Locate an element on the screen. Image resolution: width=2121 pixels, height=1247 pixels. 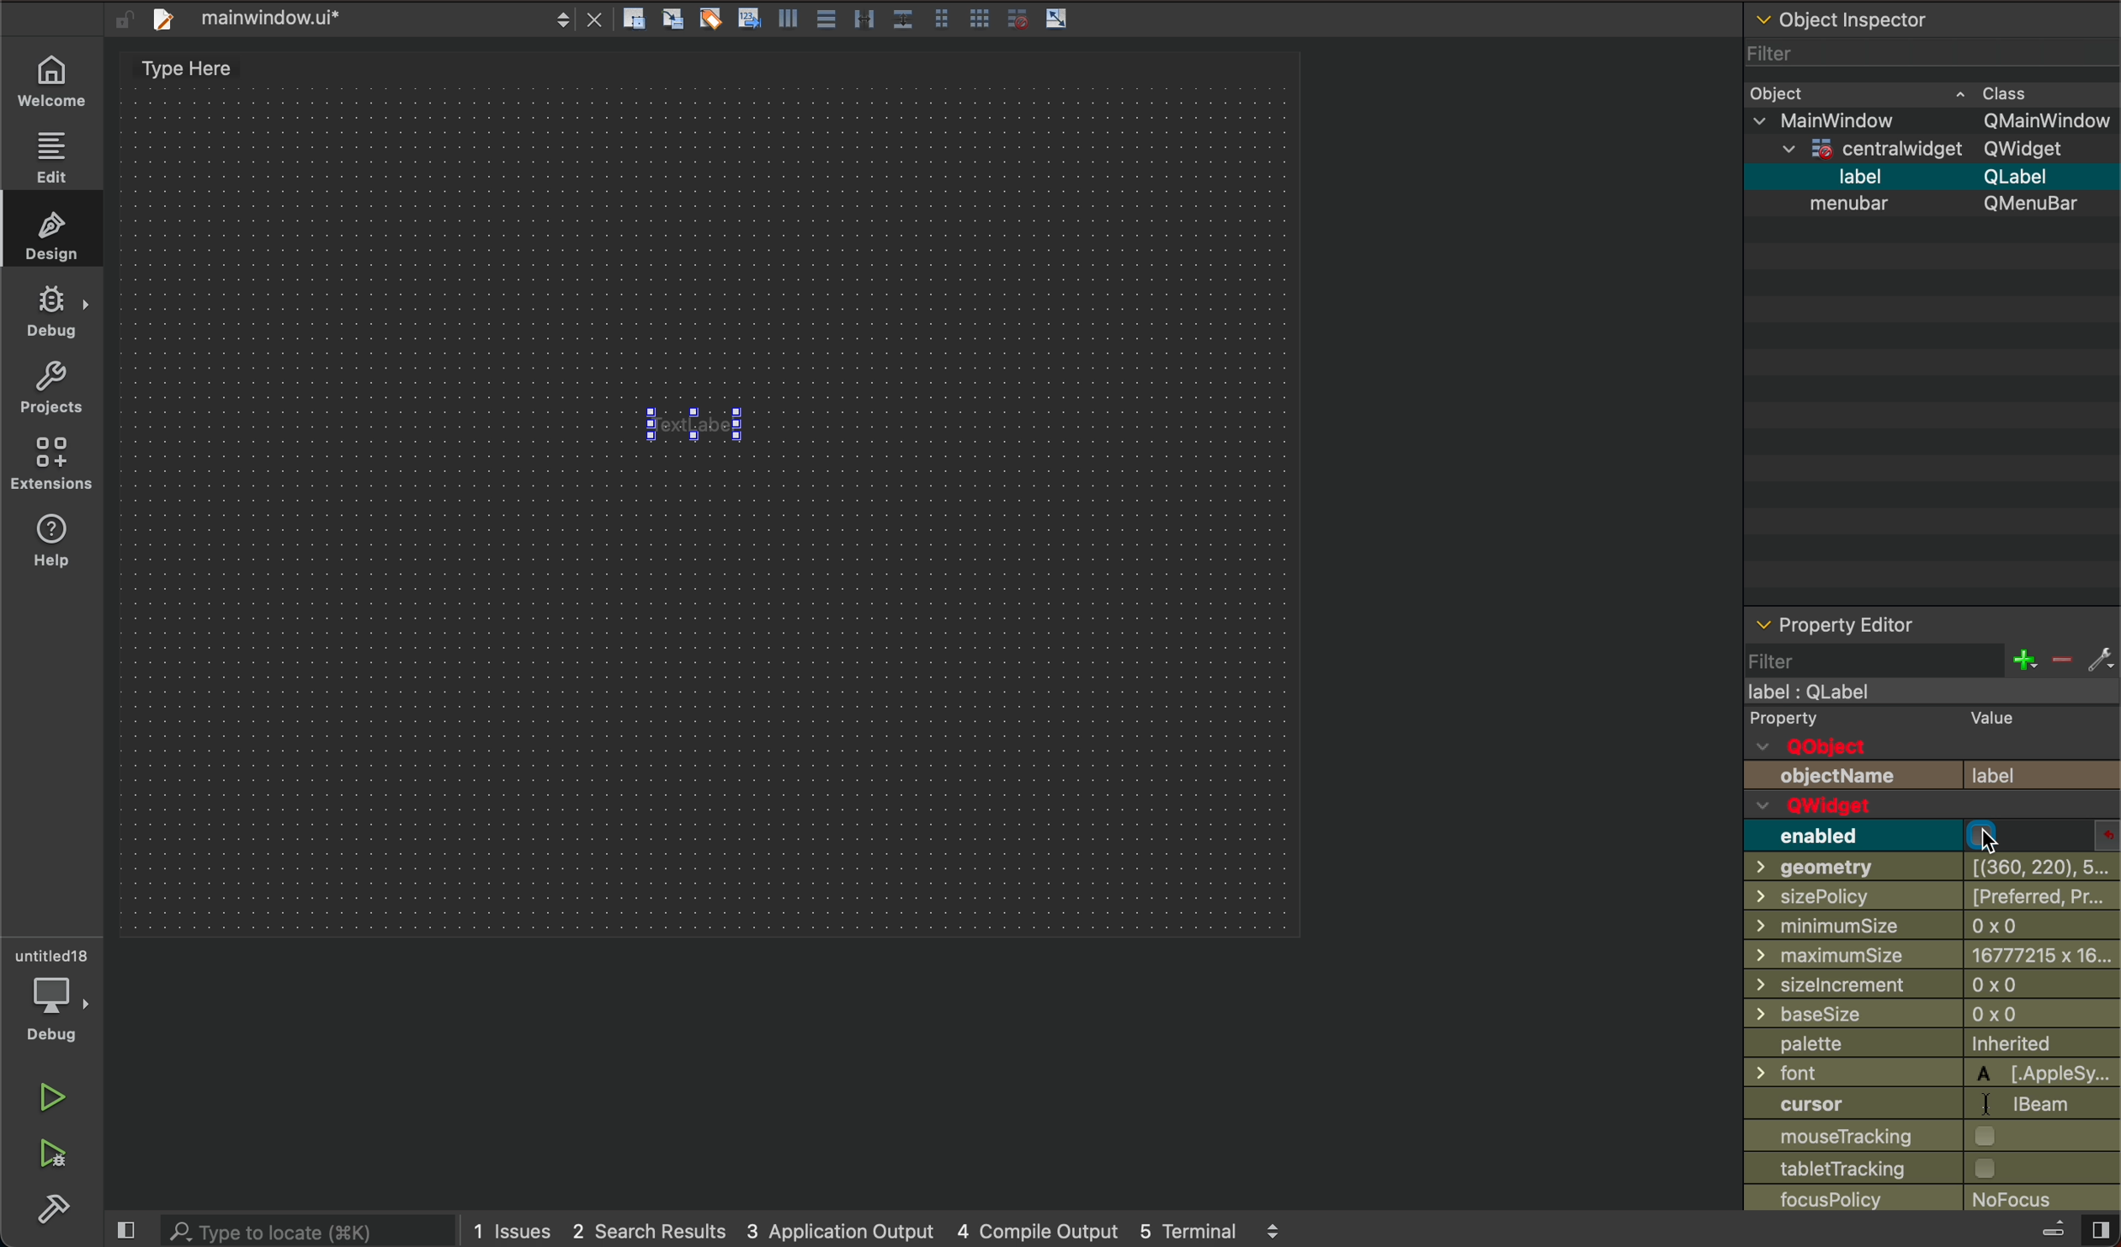
2 search results is located at coordinates (646, 1225).